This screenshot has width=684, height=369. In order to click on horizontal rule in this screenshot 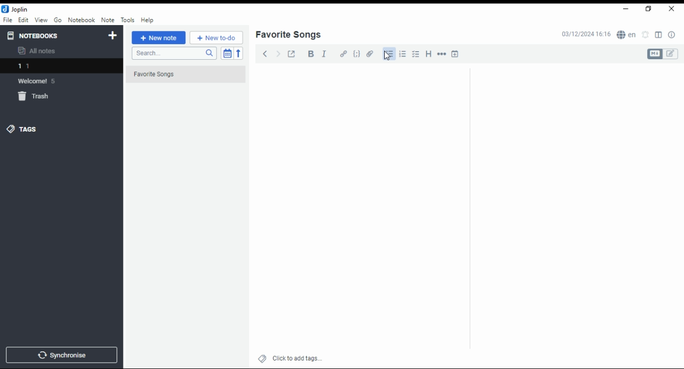, I will do `click(442, 53)`.